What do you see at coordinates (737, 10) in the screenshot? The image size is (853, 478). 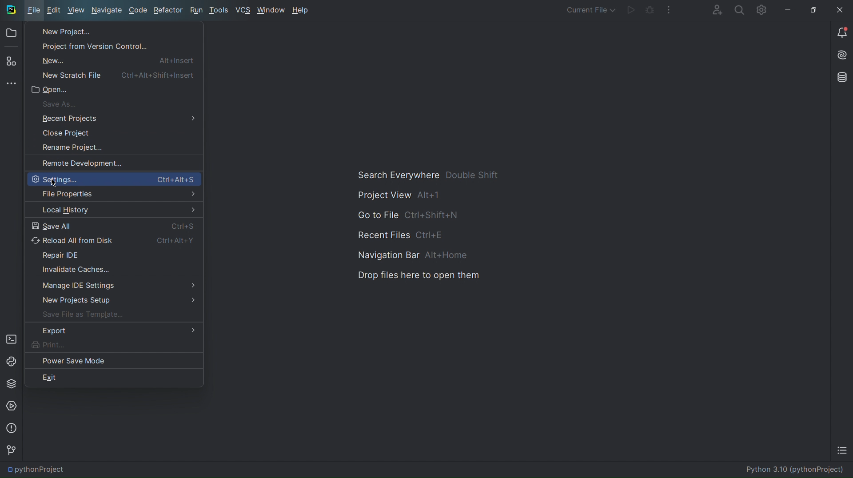 I see `Search` at bounding box center [737, 10].